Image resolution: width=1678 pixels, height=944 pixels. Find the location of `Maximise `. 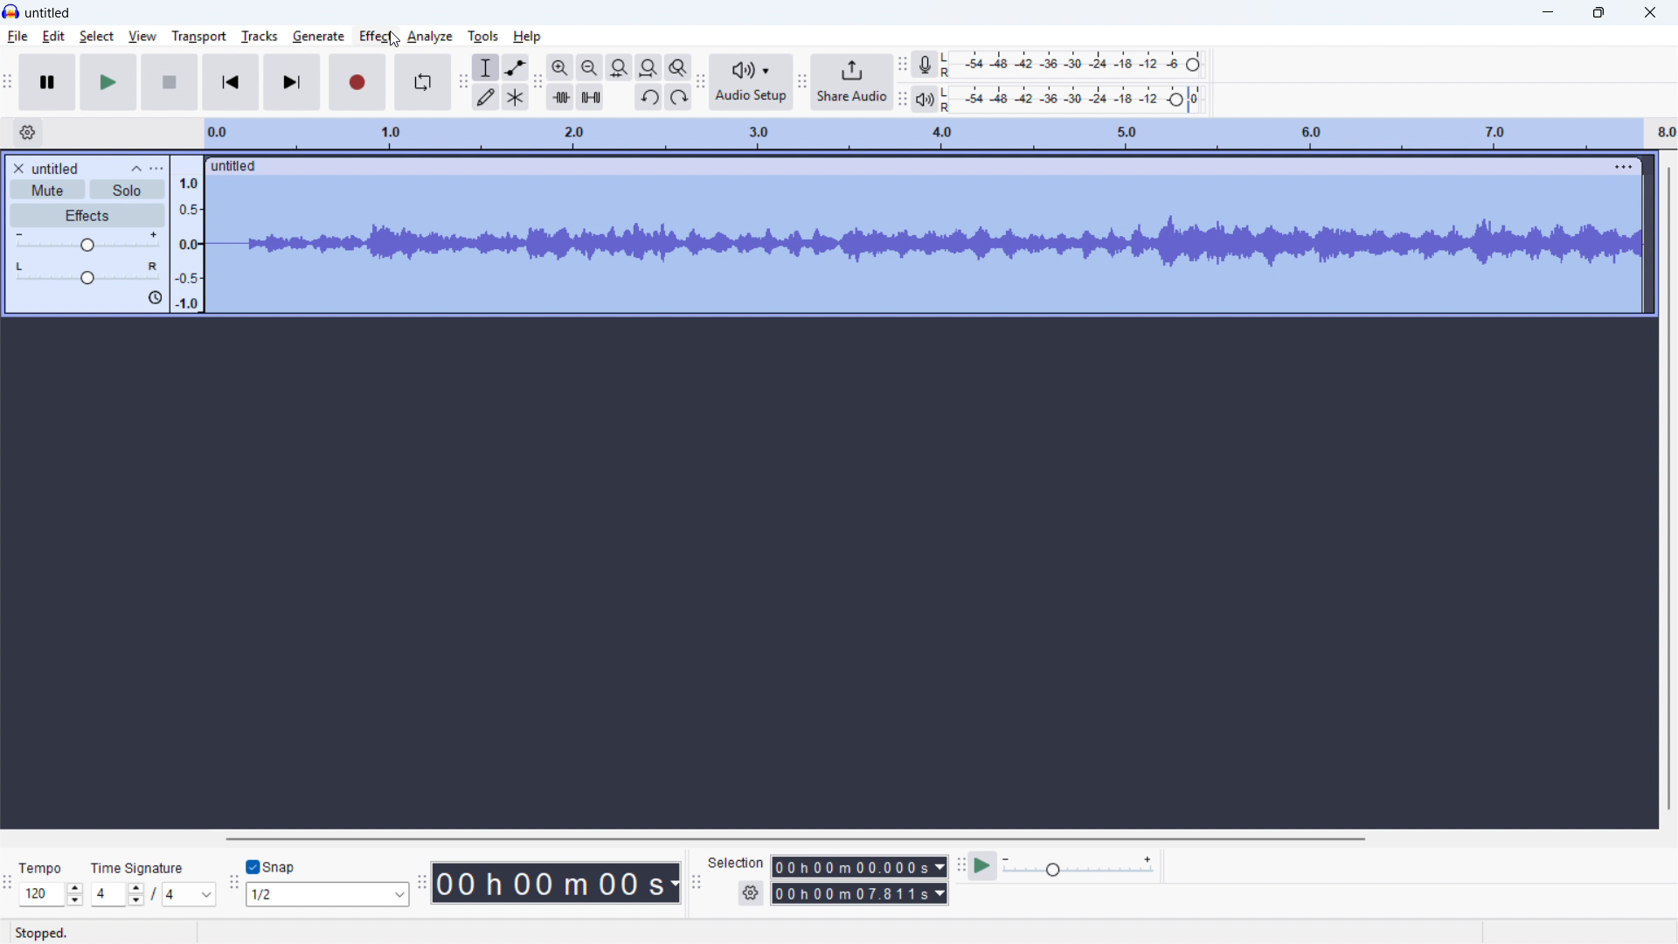

Maximise  is located at coordinates (1598, 13).